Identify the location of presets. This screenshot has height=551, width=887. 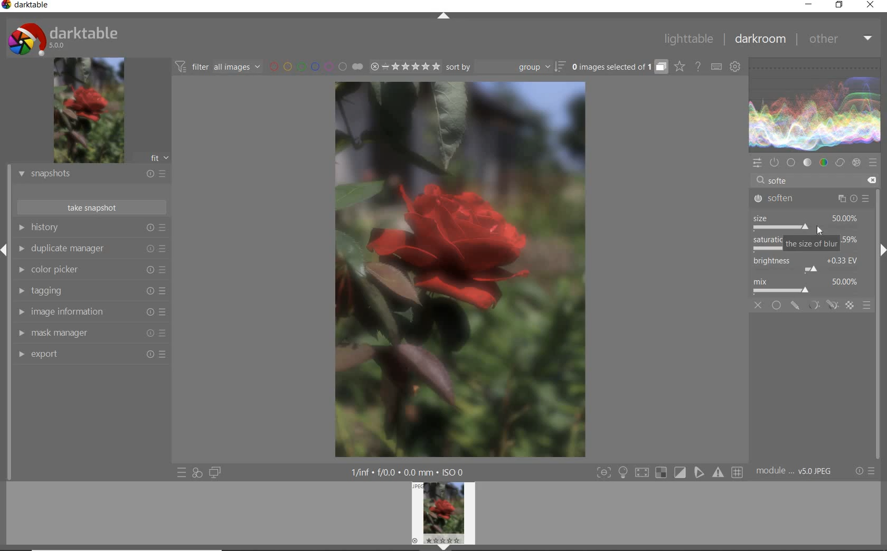
(872, 161).